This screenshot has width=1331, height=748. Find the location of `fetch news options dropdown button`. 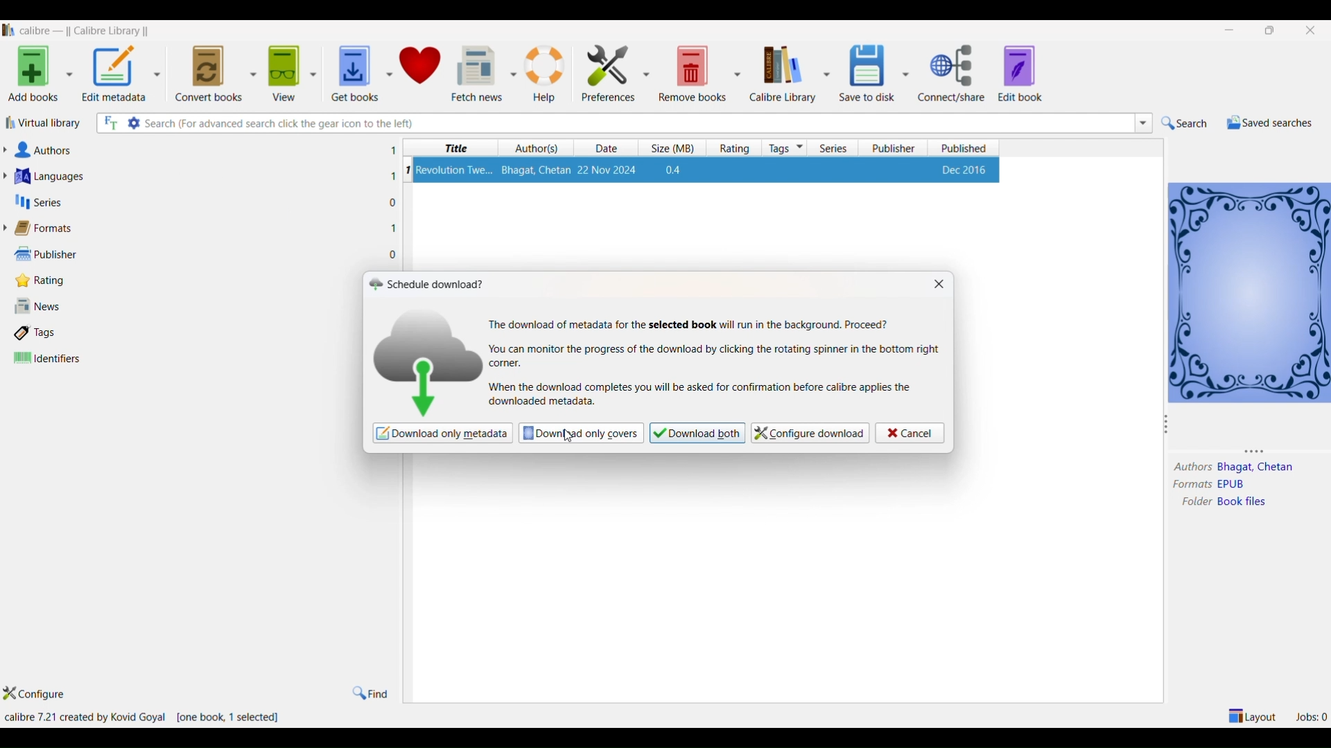

fetch news options dropdown button is located at coordinates (513, 73).